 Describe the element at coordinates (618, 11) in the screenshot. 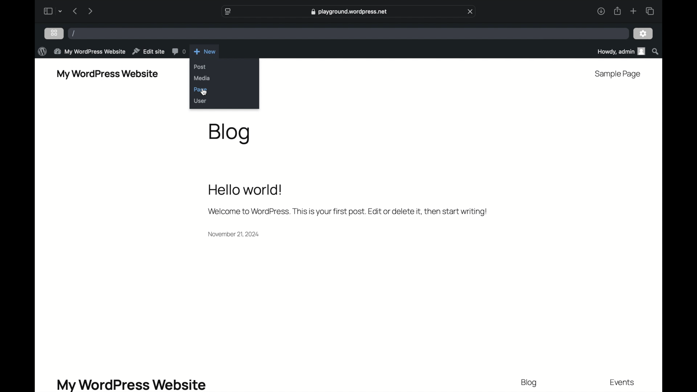

I see `share` at that location.